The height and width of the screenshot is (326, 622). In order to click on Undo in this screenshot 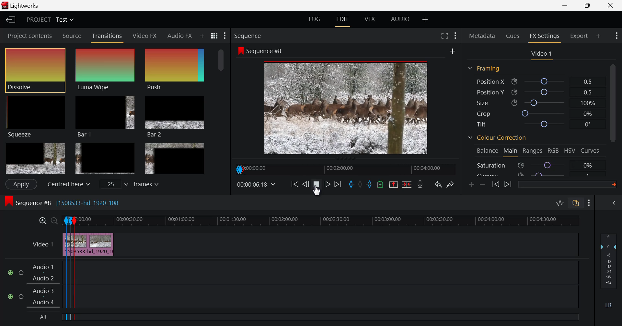, I will do `click(437, 184)`.